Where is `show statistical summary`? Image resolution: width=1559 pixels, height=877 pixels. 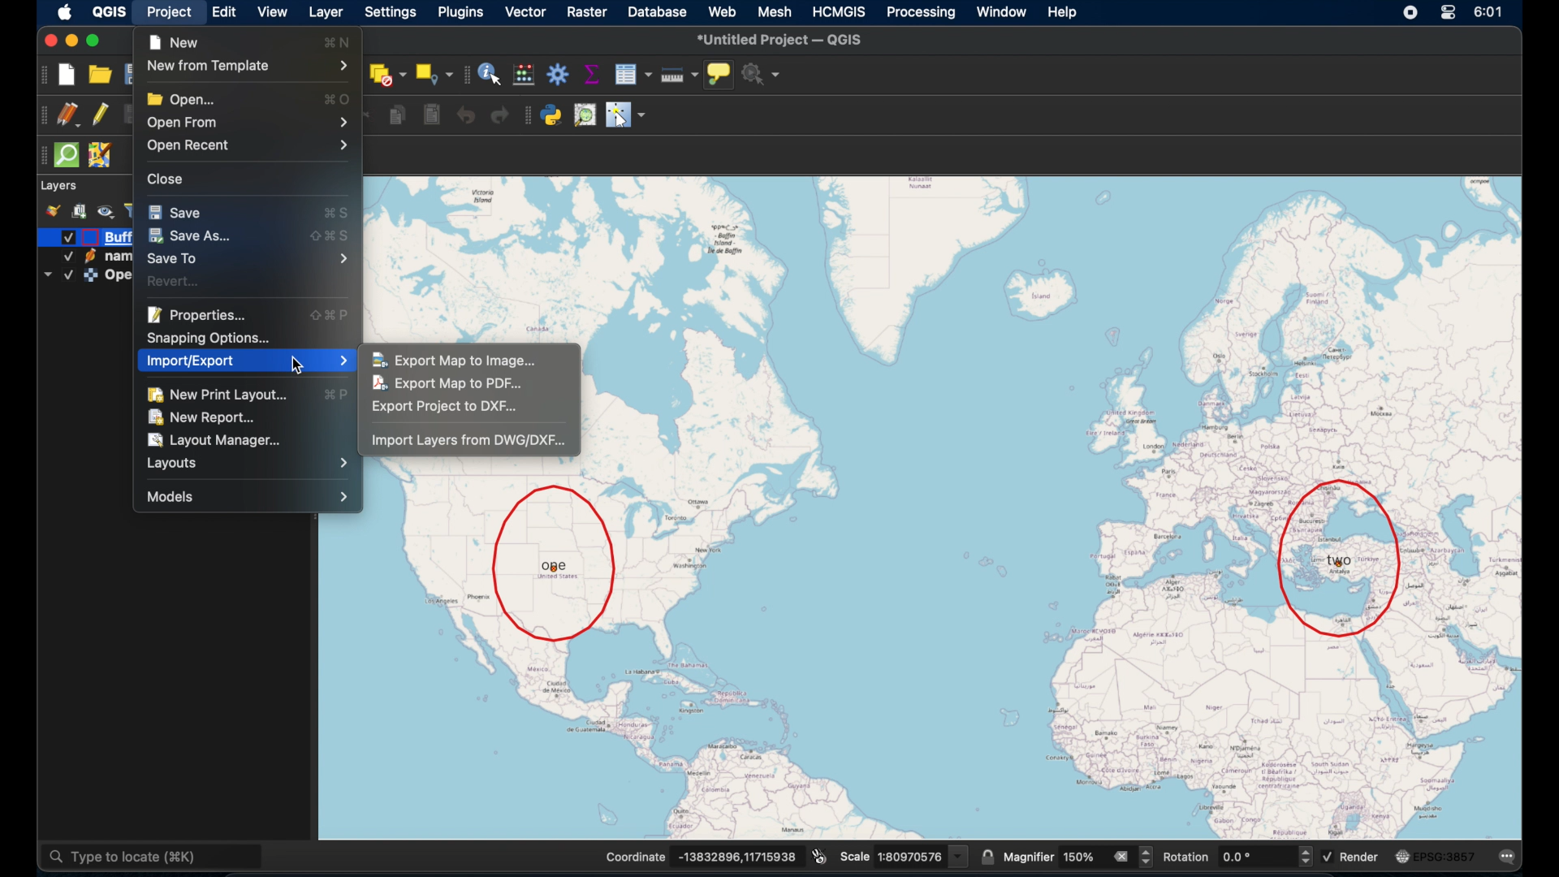
show statistical summary is located at coordinates (593, 73).